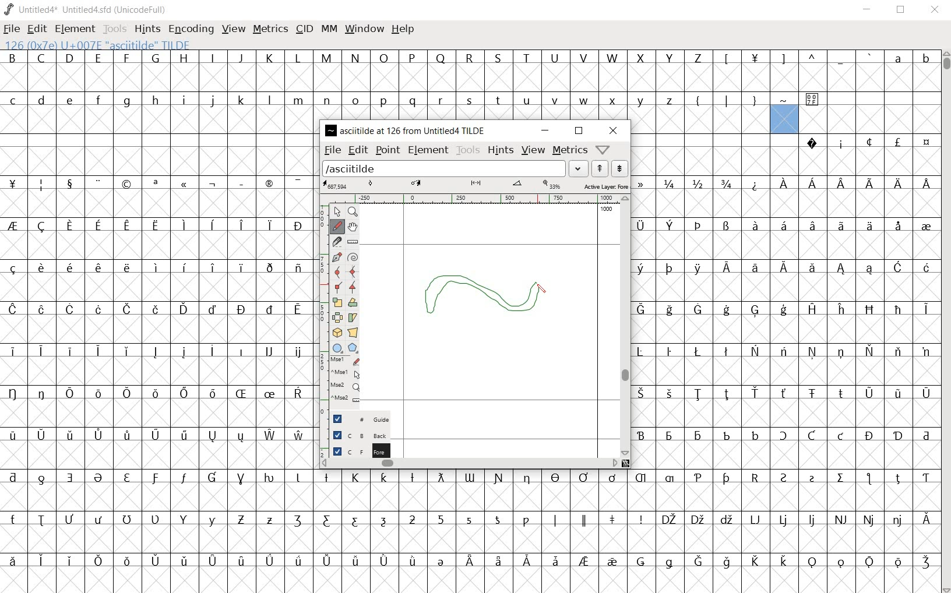  What do you see at coordinates (355, 434) in the screenshot?
I see `background` at bounding box center [355, 434].